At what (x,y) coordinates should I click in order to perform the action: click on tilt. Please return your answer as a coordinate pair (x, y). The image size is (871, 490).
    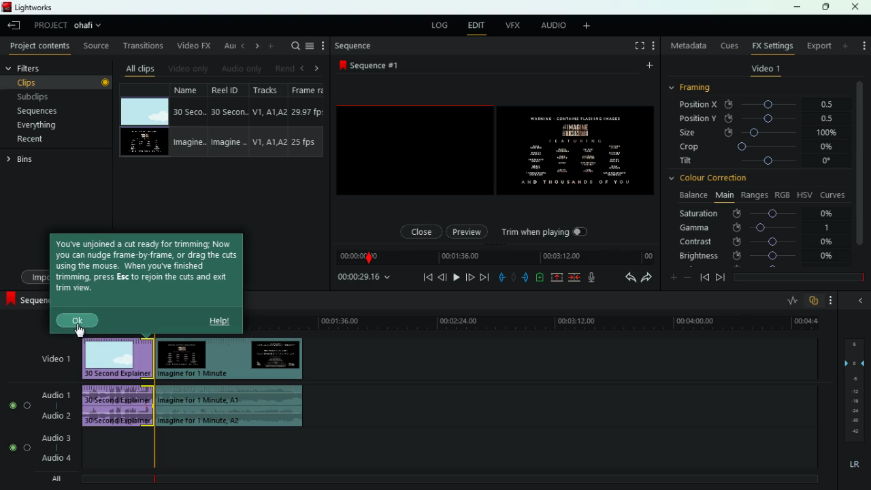
    Looking at the image, I should click on (757, 162).